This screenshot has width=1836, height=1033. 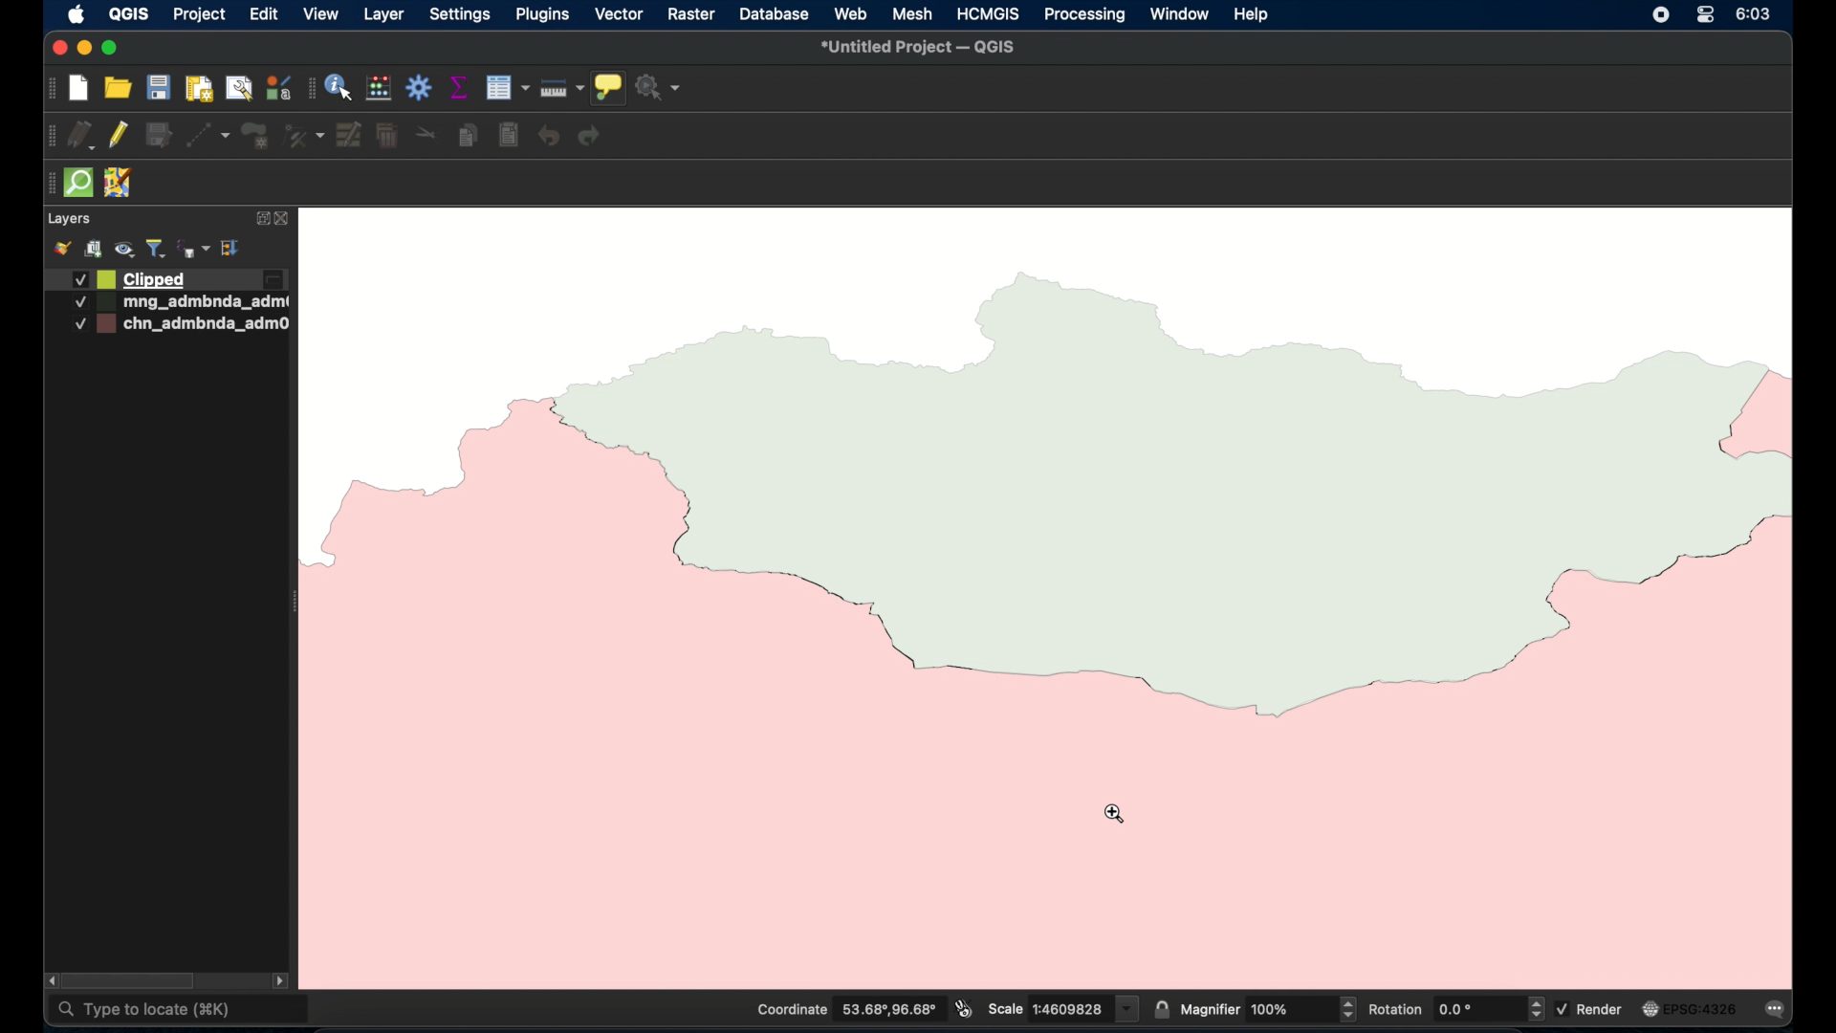 What do you see at coordinates (1756, 14) in the screenshot?
I see `time` at bounding box center [1756, 14].